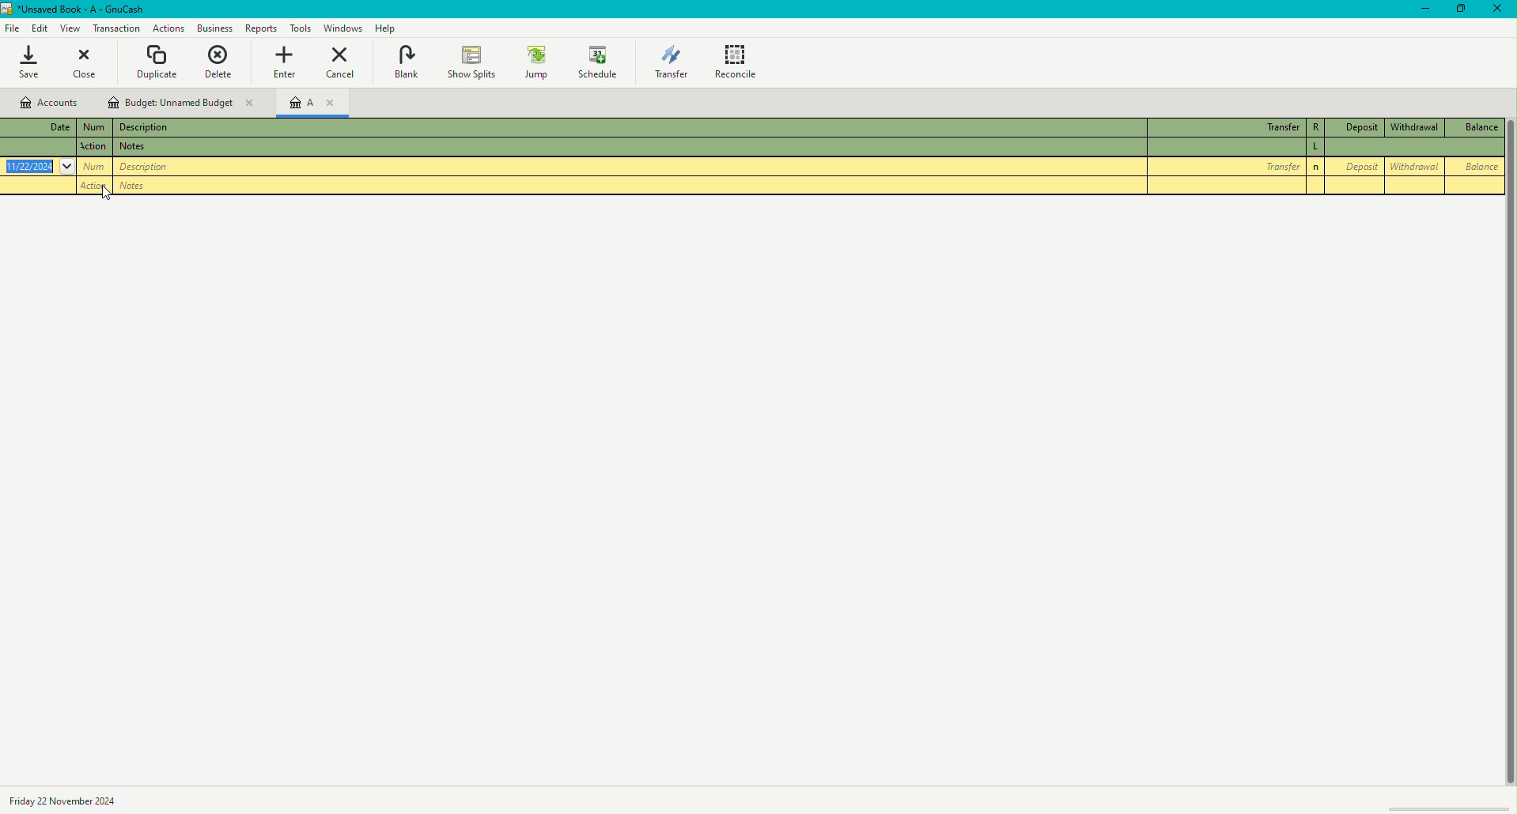  Describe the element at coordinates (93, 184) in the screenshot. I see `action` at that location.